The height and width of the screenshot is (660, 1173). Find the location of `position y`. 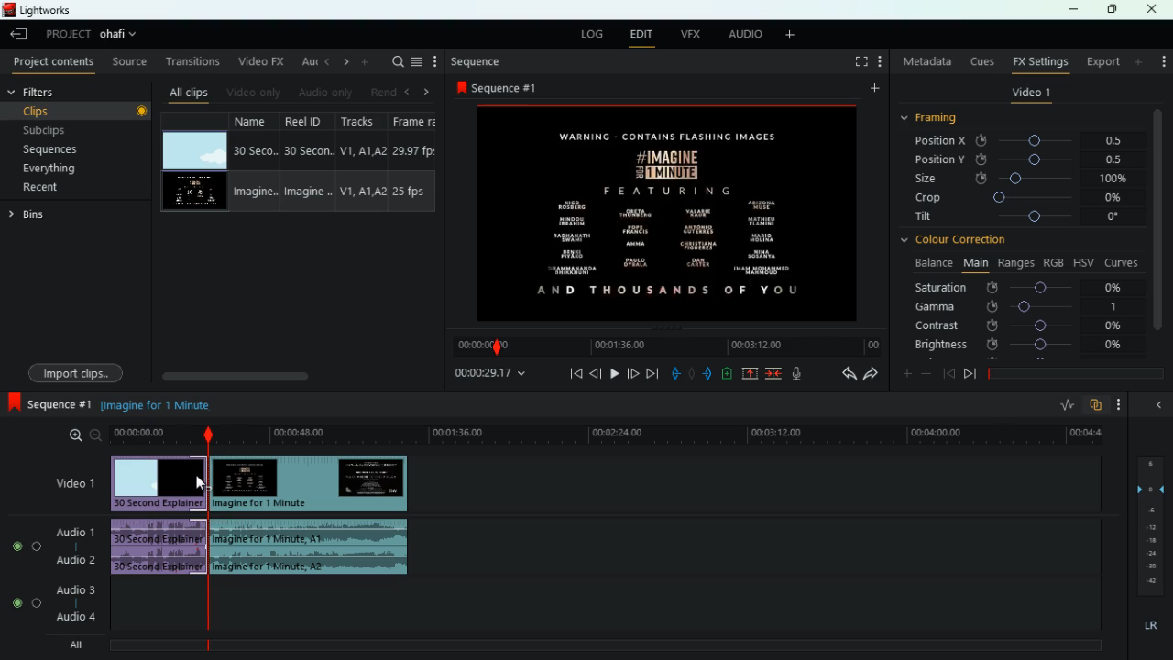

position y is located at coordinates (1027, 159).